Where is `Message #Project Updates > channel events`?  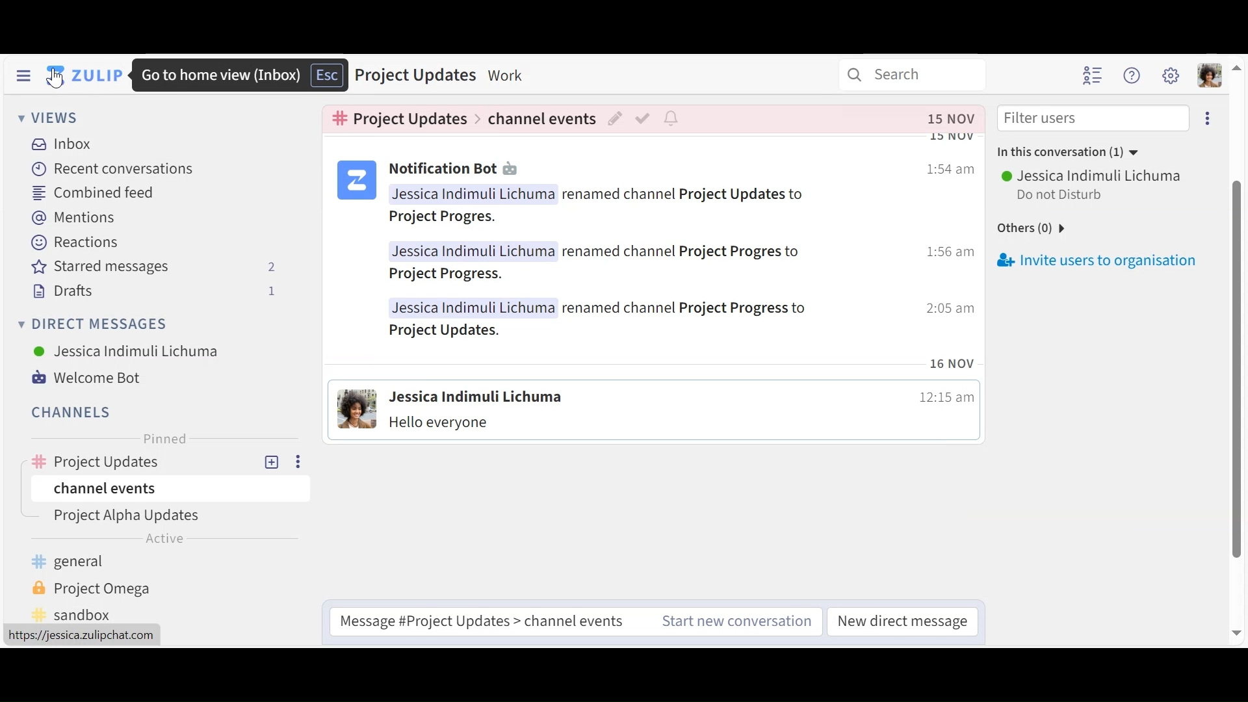 Message #Project Updates > channel events is located at coordinates (482, 622).